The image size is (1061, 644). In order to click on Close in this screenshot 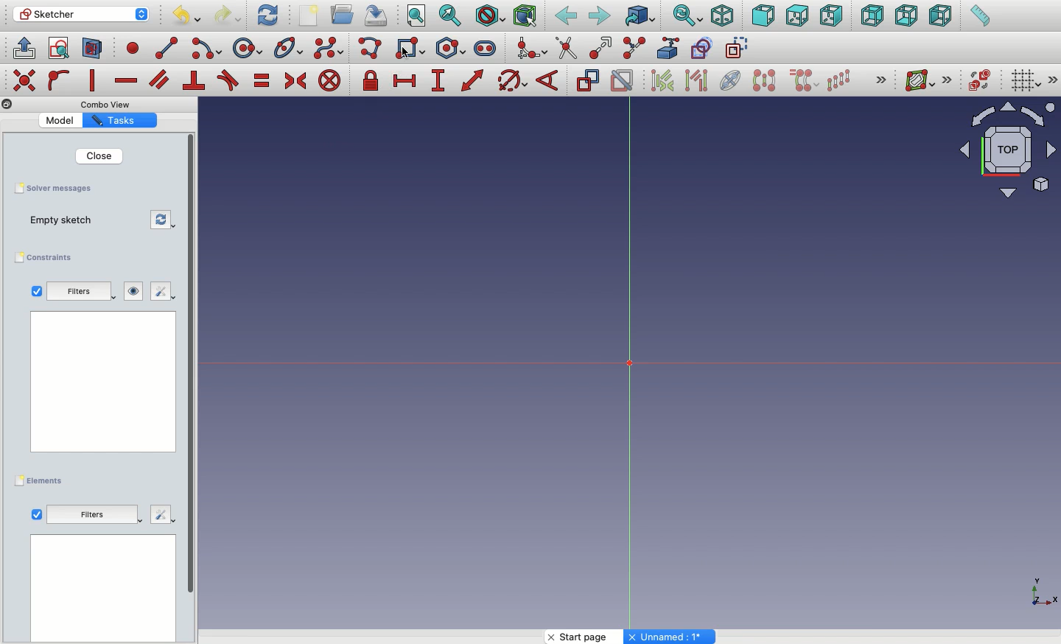, I will do `click(98, 155)`.